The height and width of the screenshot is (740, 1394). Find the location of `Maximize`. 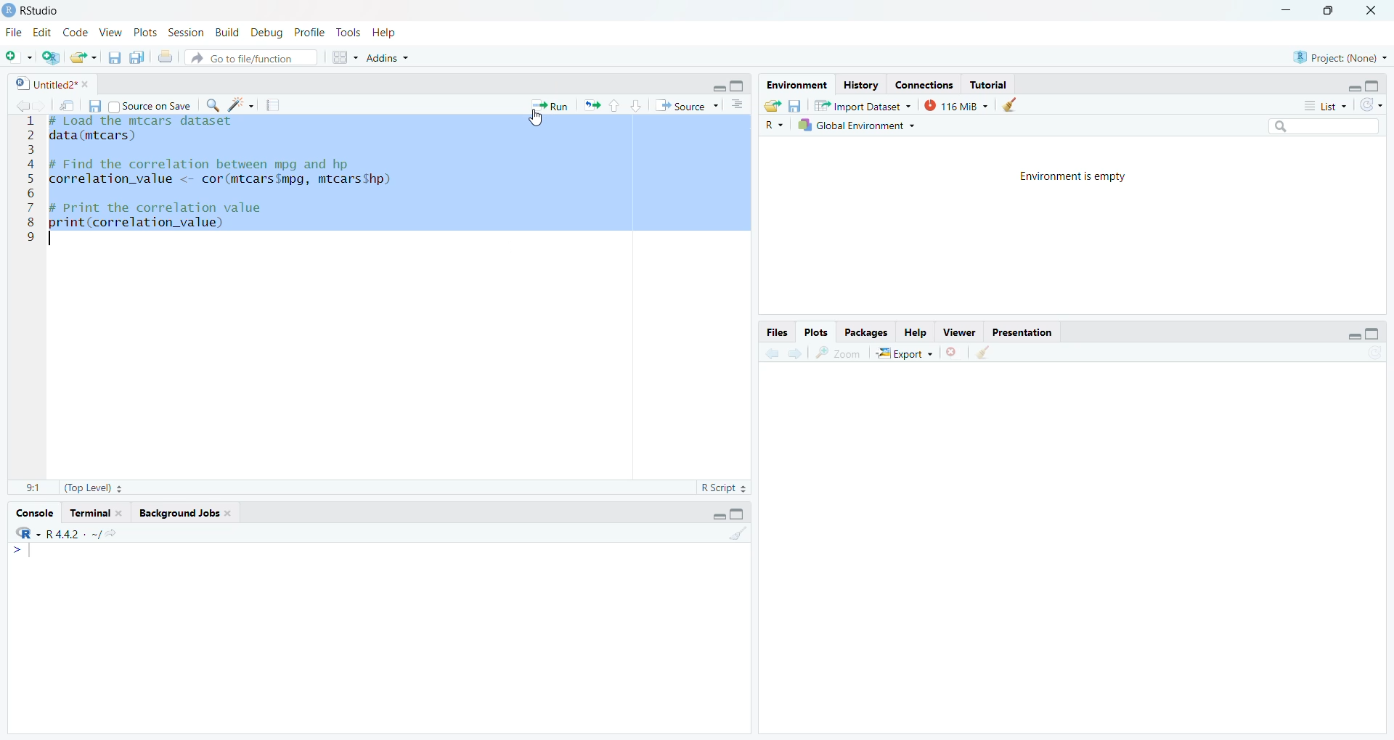

Maximize is located at coordinates (741, 514).